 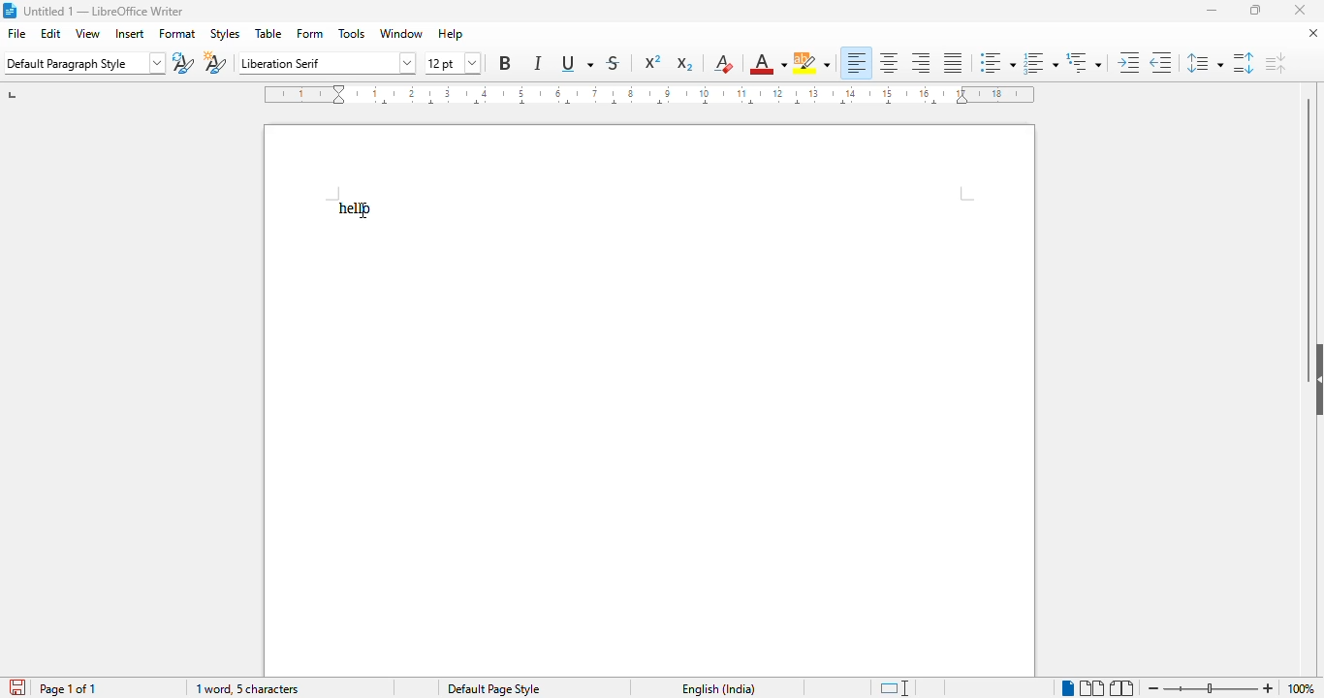 I want to click on toggle ordered list, so click(x=1041, y=62).